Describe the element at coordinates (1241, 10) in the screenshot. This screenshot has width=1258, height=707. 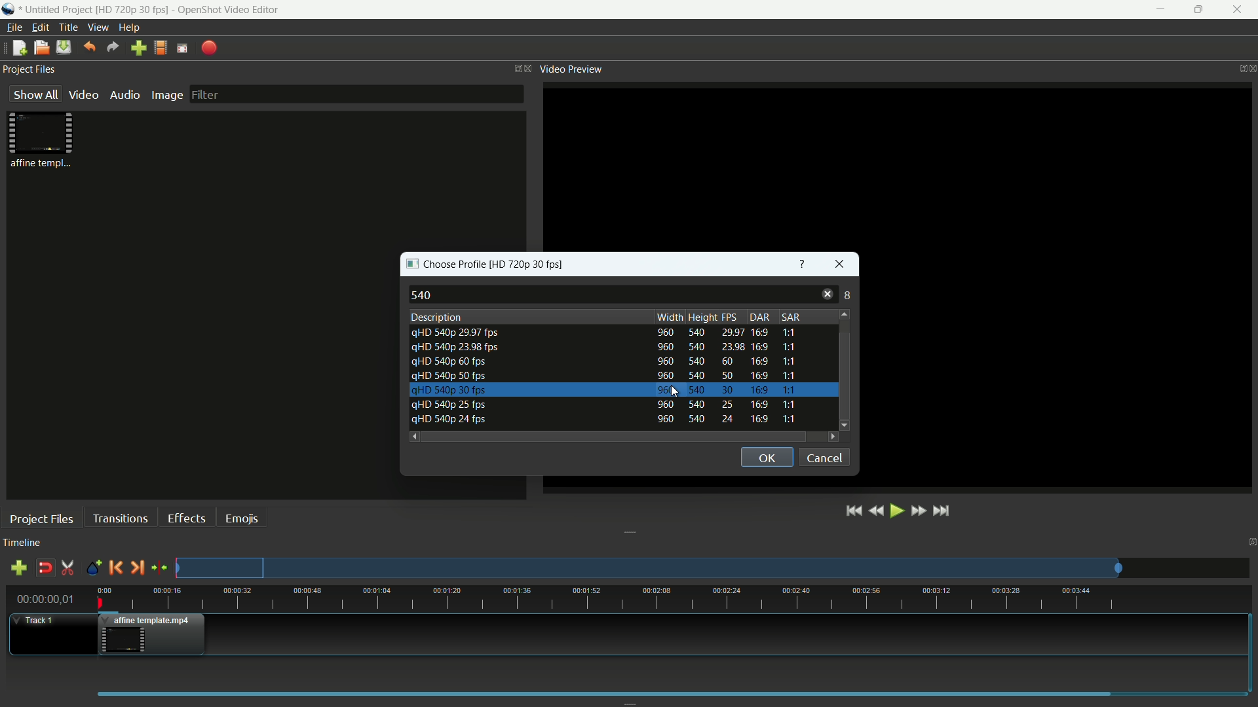
I see `close app` at that location.